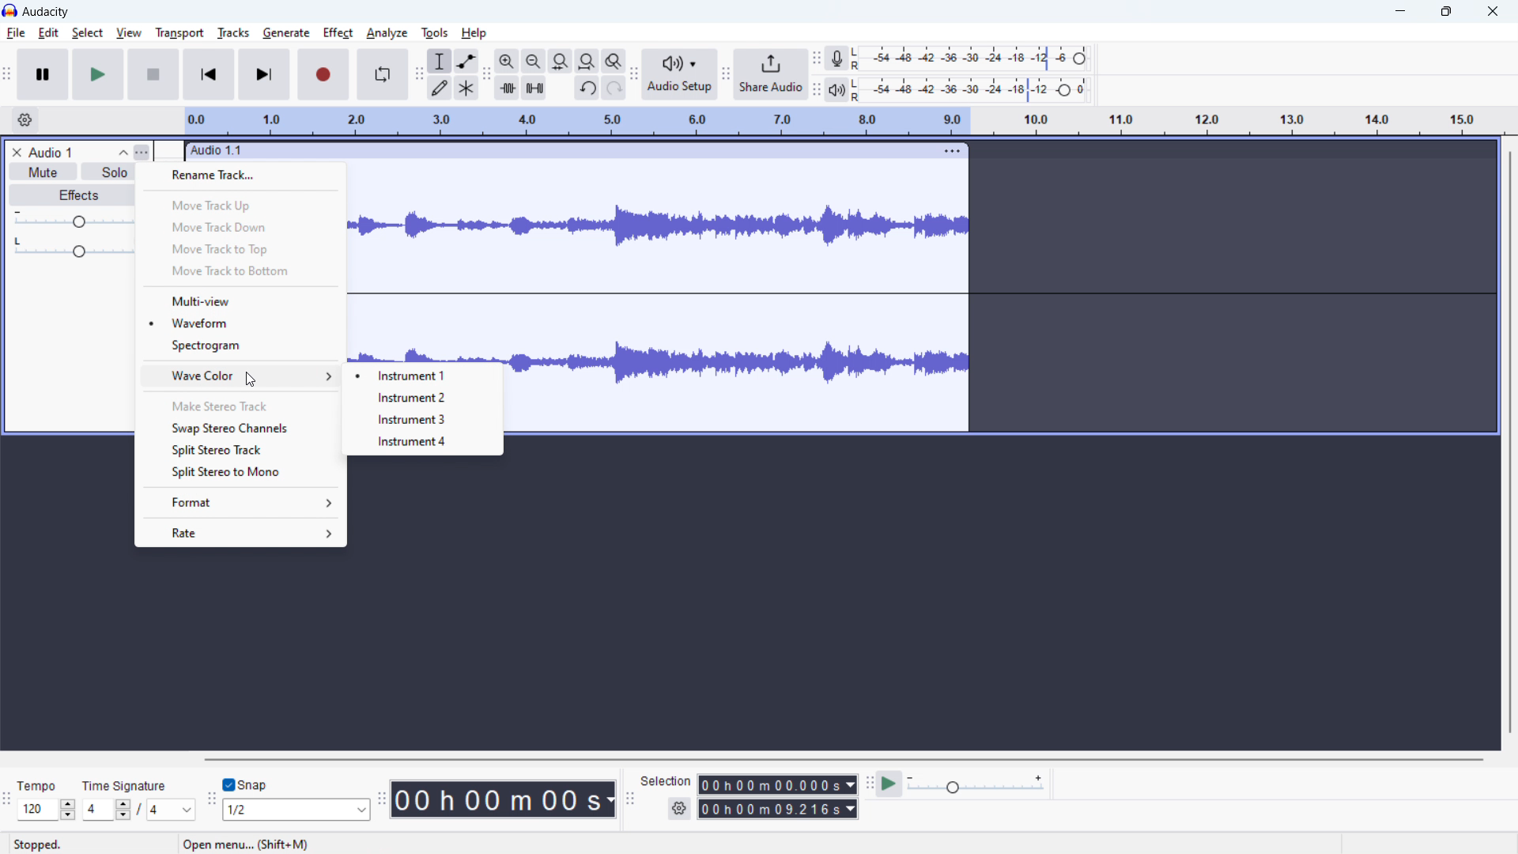 Image resolution: width=1518 pixels, height=854 pixels. I want to click on set time signature, so click(139, 810).